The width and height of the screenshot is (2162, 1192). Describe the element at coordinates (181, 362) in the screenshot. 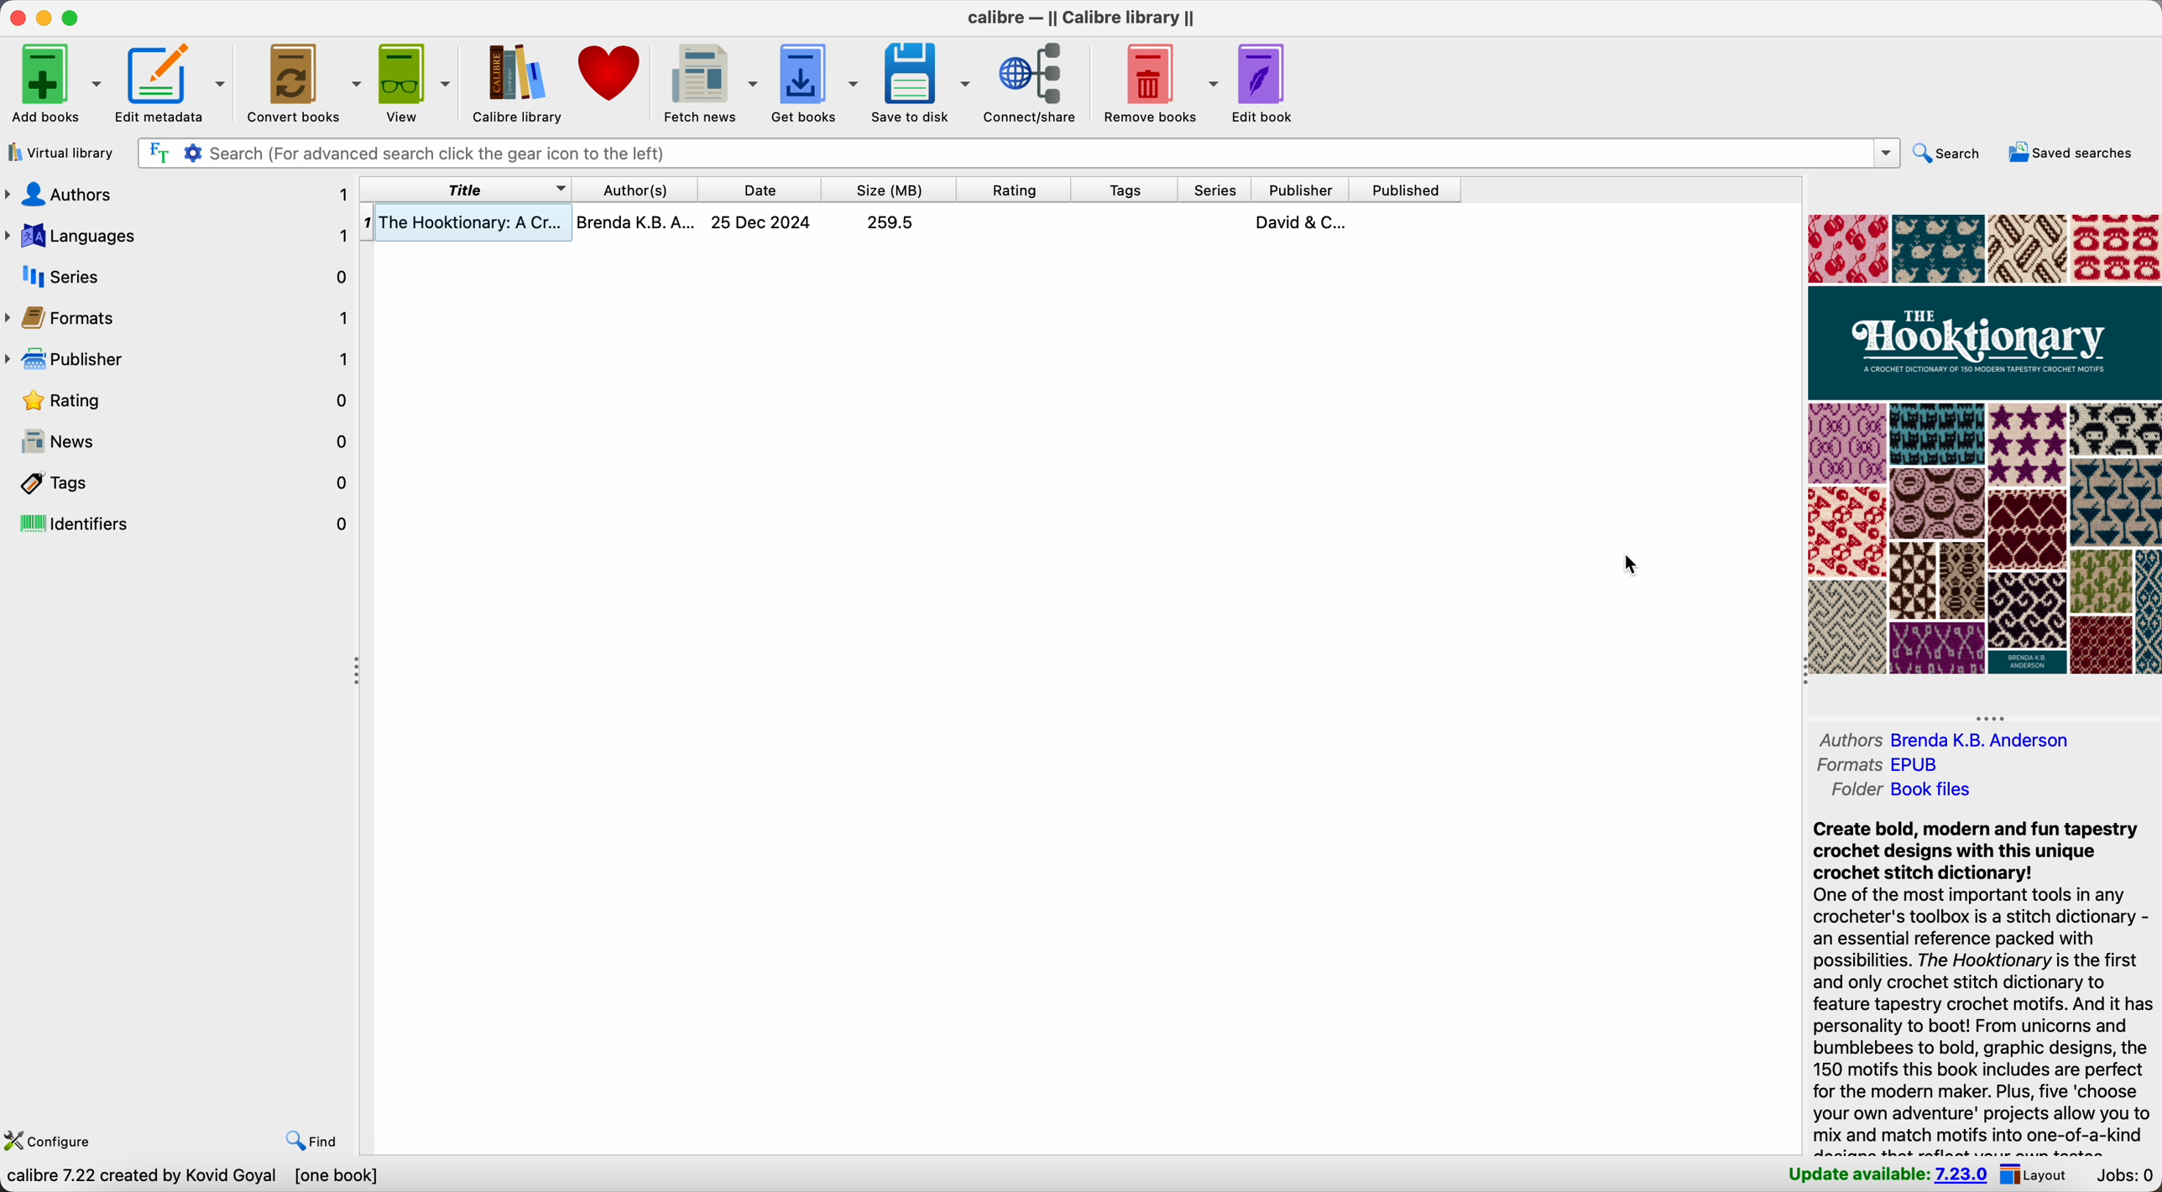

I see `publisher` at that location.